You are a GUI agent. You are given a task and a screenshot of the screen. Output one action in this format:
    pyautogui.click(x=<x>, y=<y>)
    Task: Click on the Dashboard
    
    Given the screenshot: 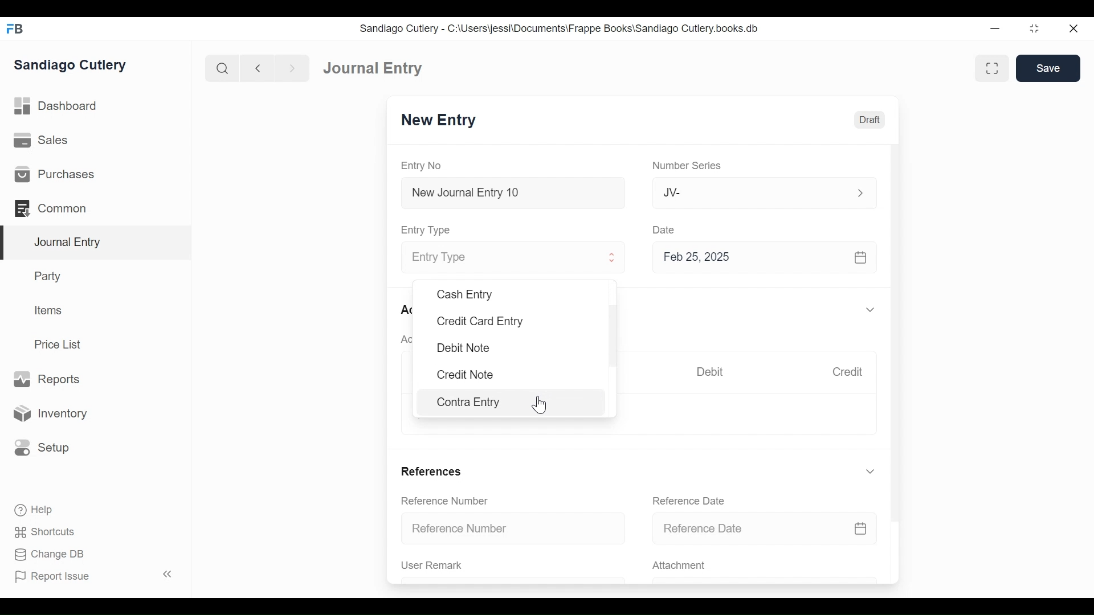 What is the action you would take?
    pyautogui.click(x=60, y=108)
    